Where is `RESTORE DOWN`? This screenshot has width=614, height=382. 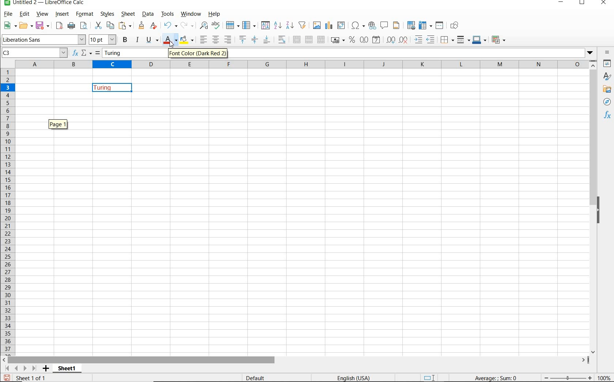
RESTORE DOWN is located at coordinates (582, 3).